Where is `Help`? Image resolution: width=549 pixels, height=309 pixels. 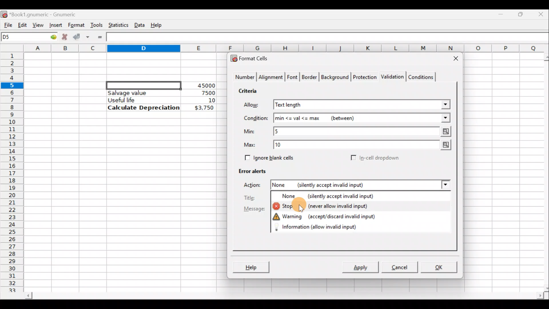 Help is located at coordinates (157, 25).